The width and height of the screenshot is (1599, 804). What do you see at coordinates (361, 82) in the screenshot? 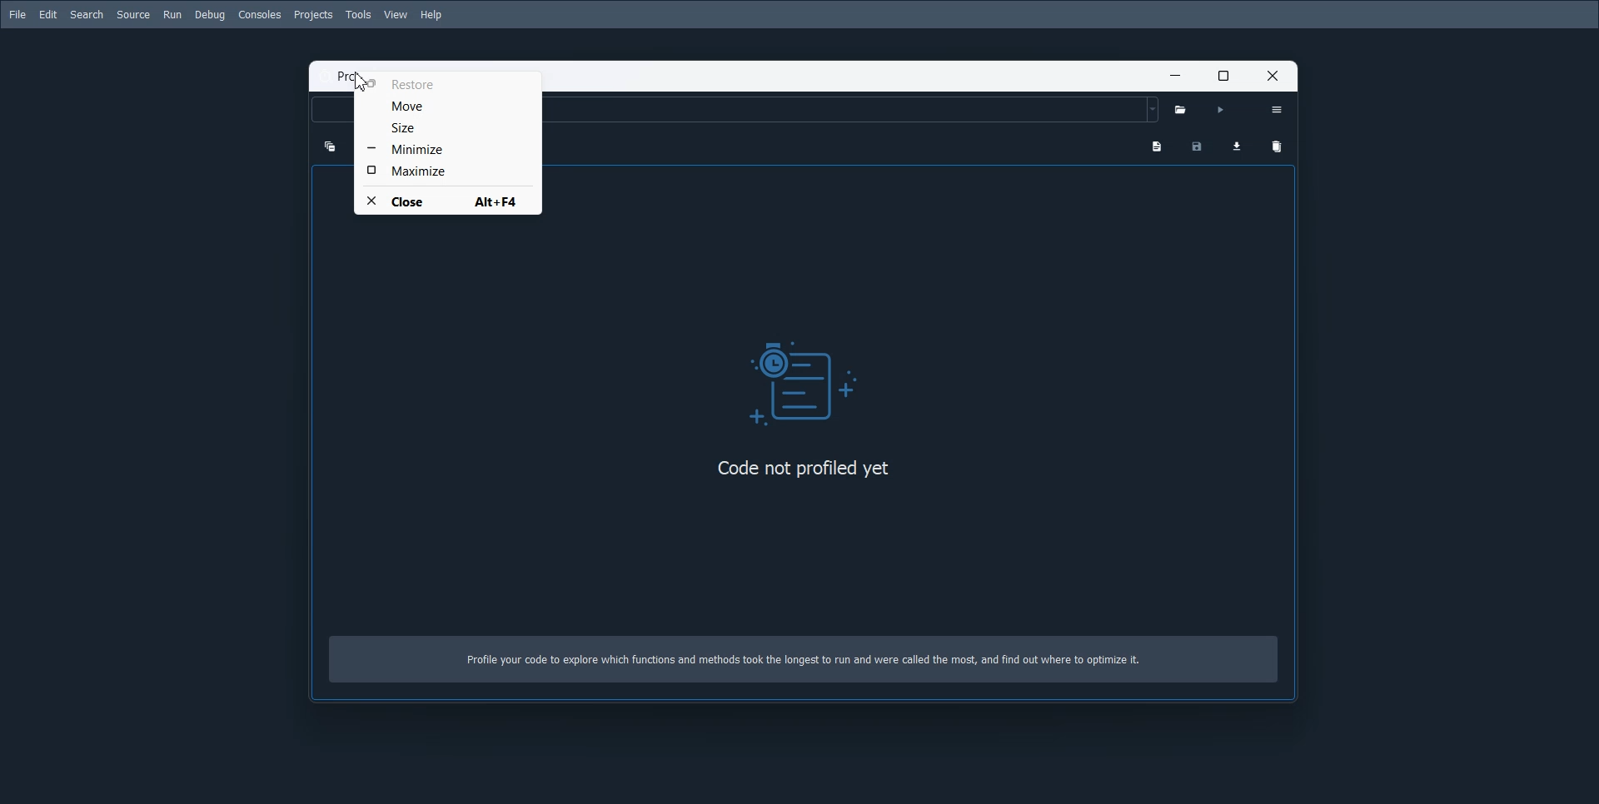
I see `cursor` at bounding box center [361, 82].